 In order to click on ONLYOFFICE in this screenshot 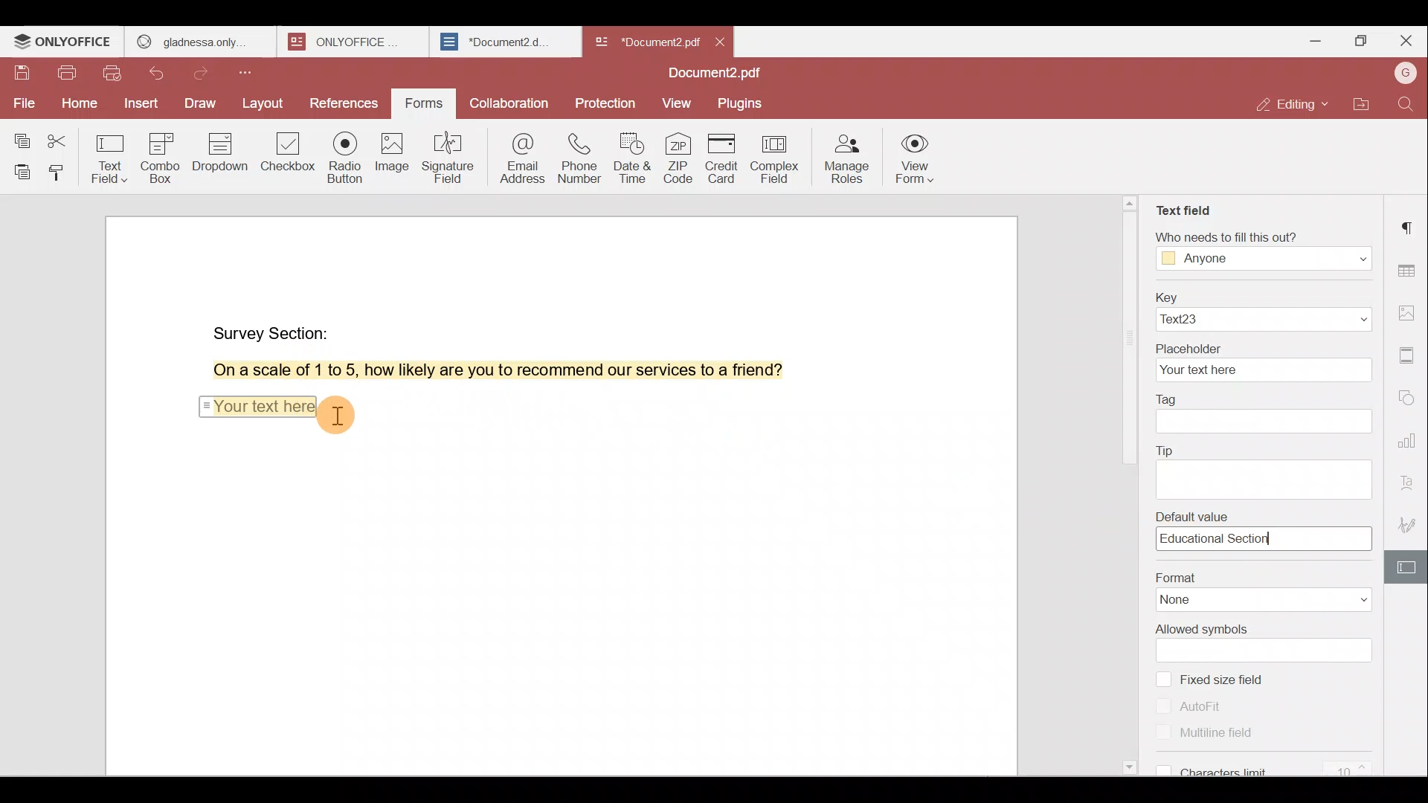, I will do `click(64, 42)`.